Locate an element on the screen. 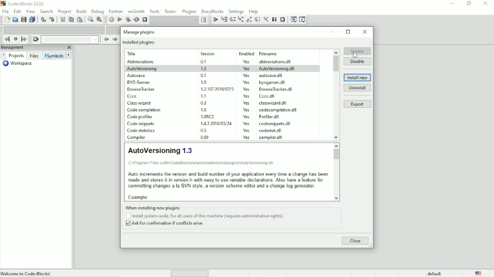 Image resolution: width=494 pixels, height=277 pixels. Title is located at coordinates (144, 54).